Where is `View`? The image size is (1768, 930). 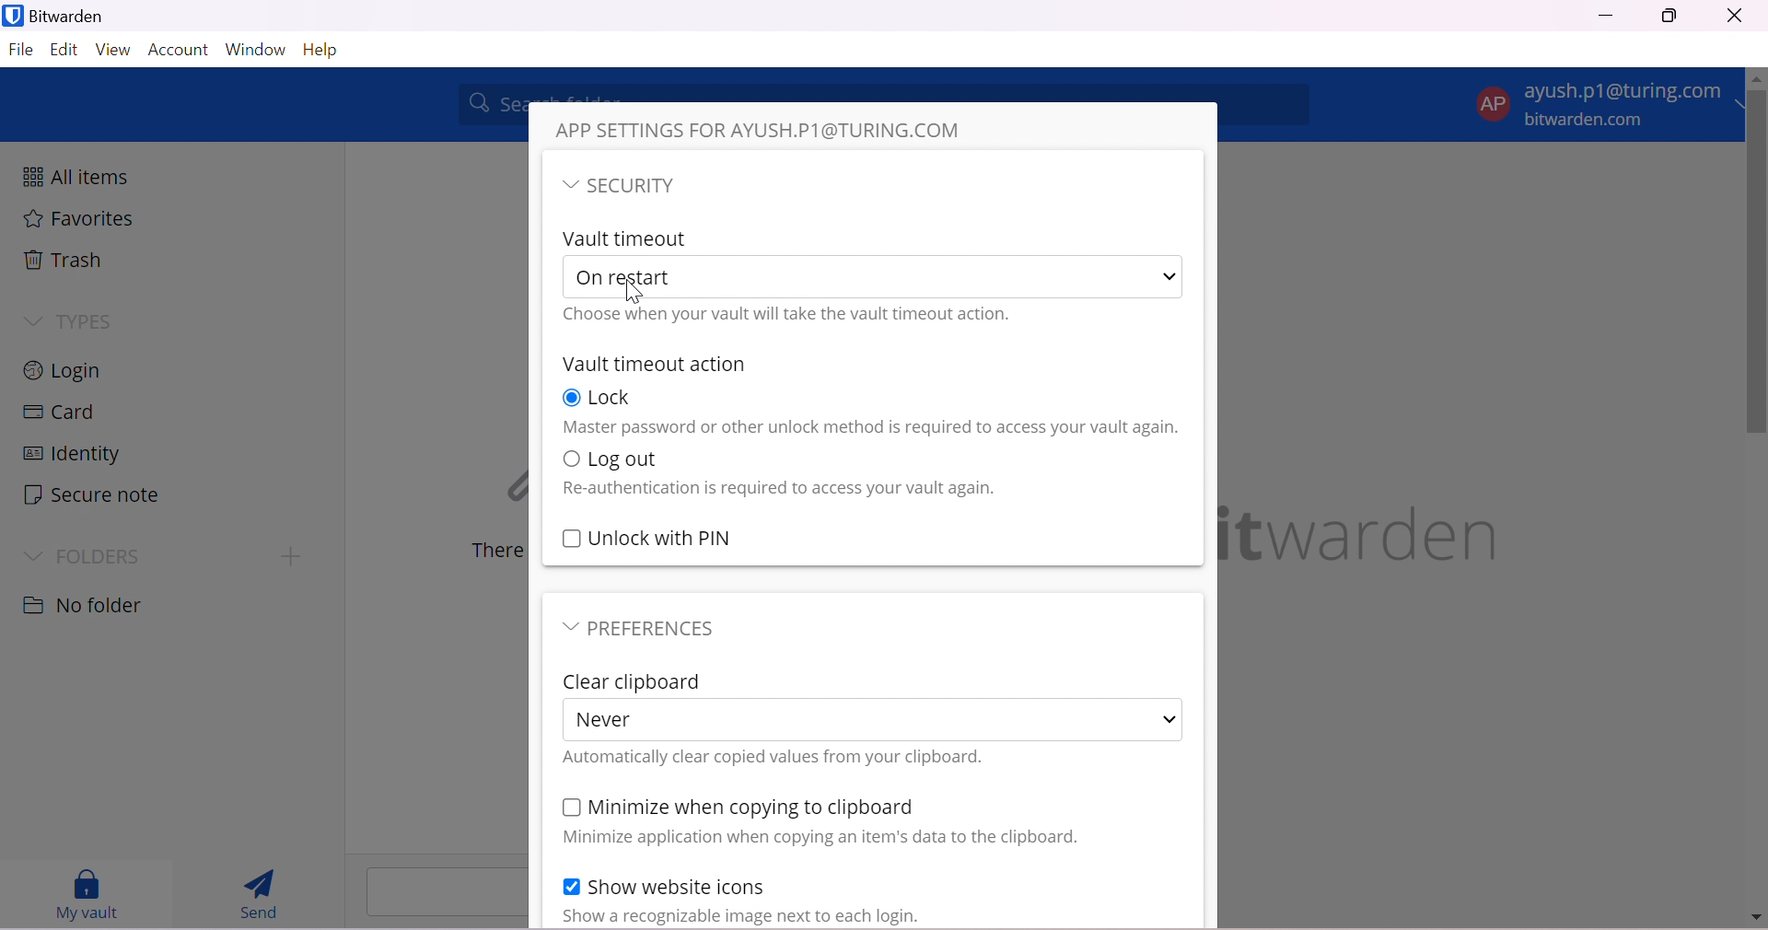
View is located at coordinates (115, 51).